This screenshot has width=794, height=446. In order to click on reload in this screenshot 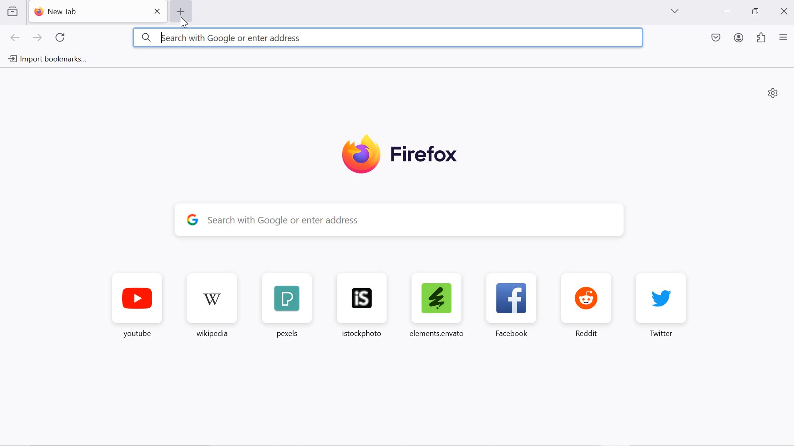, I will do `click(61, 37)`.